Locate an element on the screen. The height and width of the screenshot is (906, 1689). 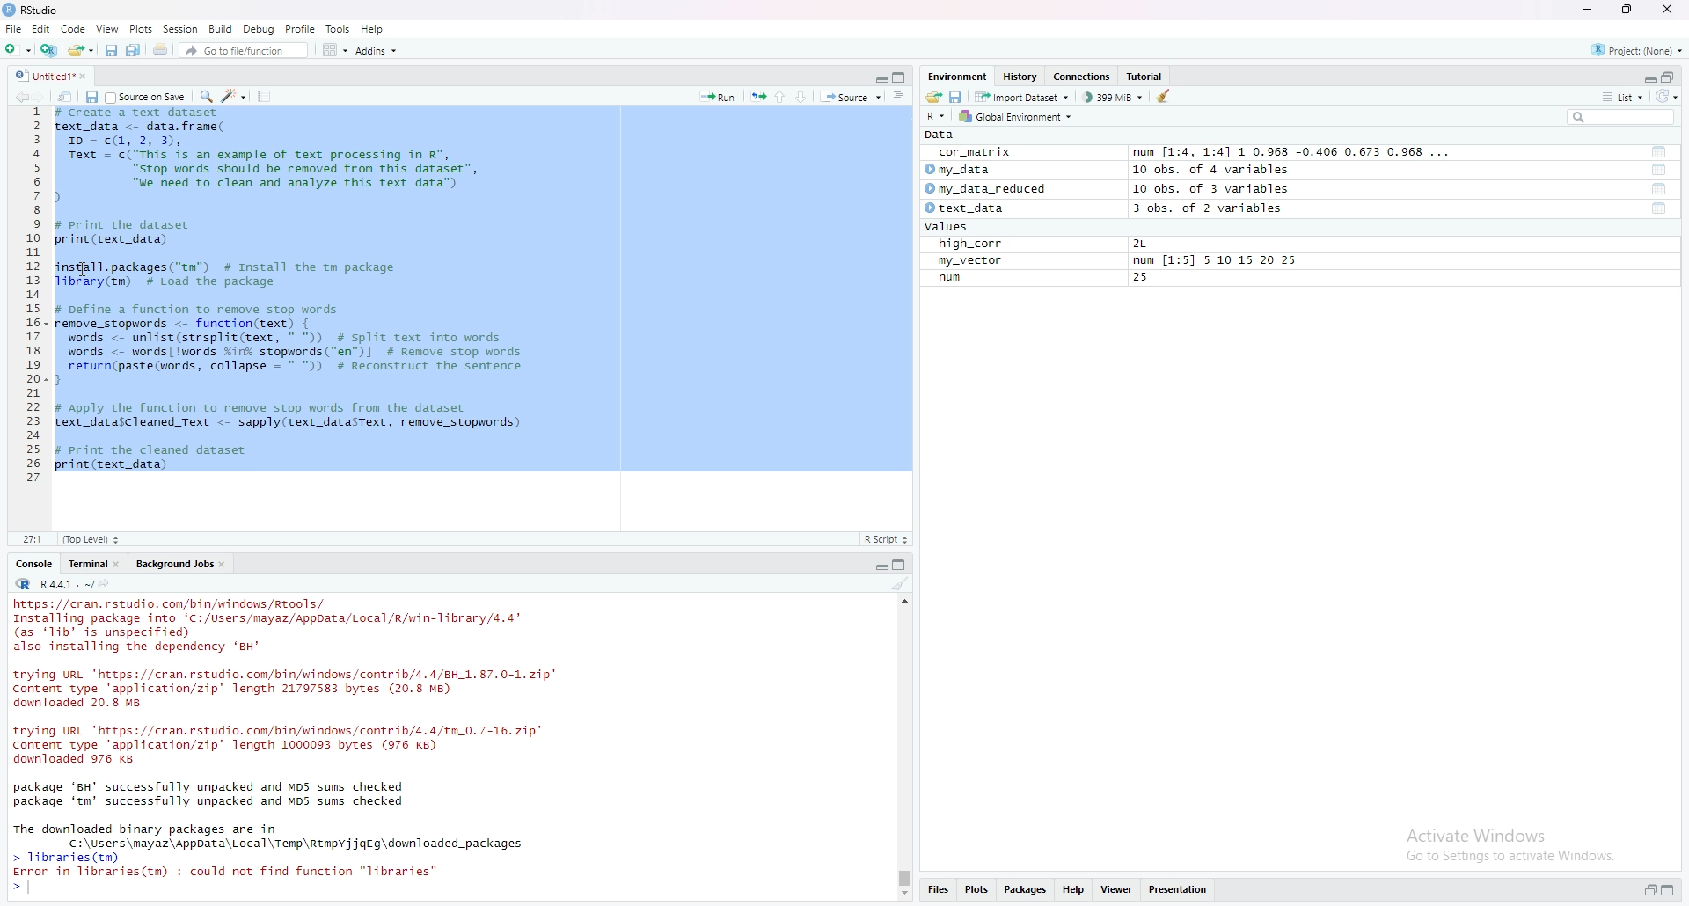
show document online is located at coordinates (901, 97).